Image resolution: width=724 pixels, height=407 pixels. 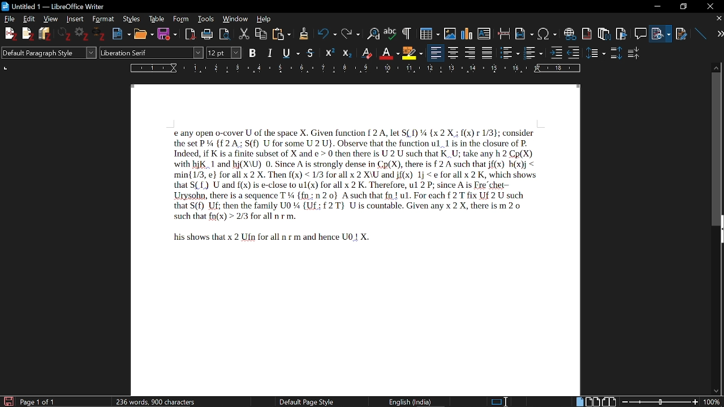 What do you see at coordinates (290, 51) in the screenshot?
I see `Underline options` at bounding box center [290, 51].